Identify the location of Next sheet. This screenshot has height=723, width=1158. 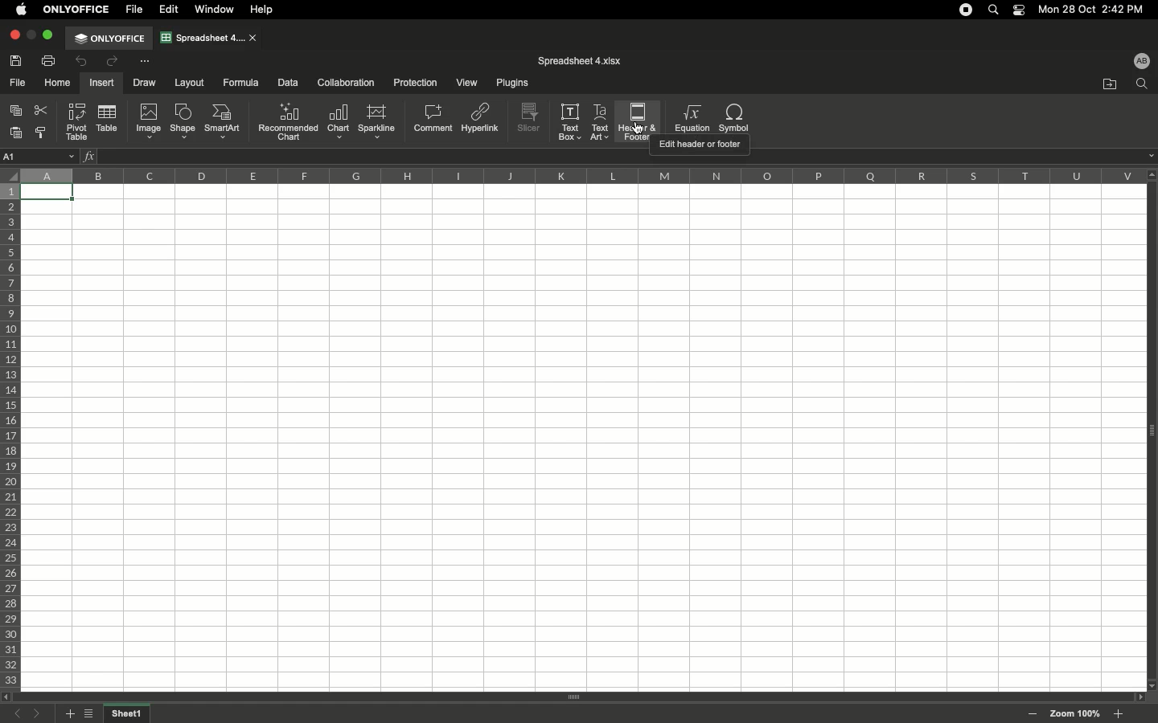
(41, 714).